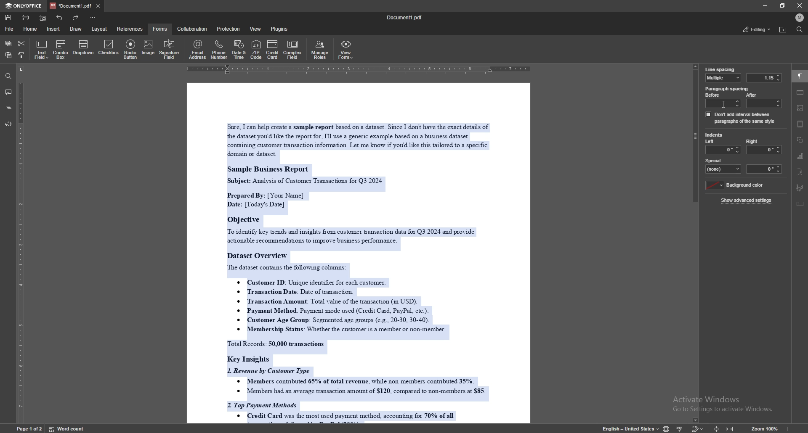 This screenshot has width=808, height=433. I want to click on after, so click(763, 100).